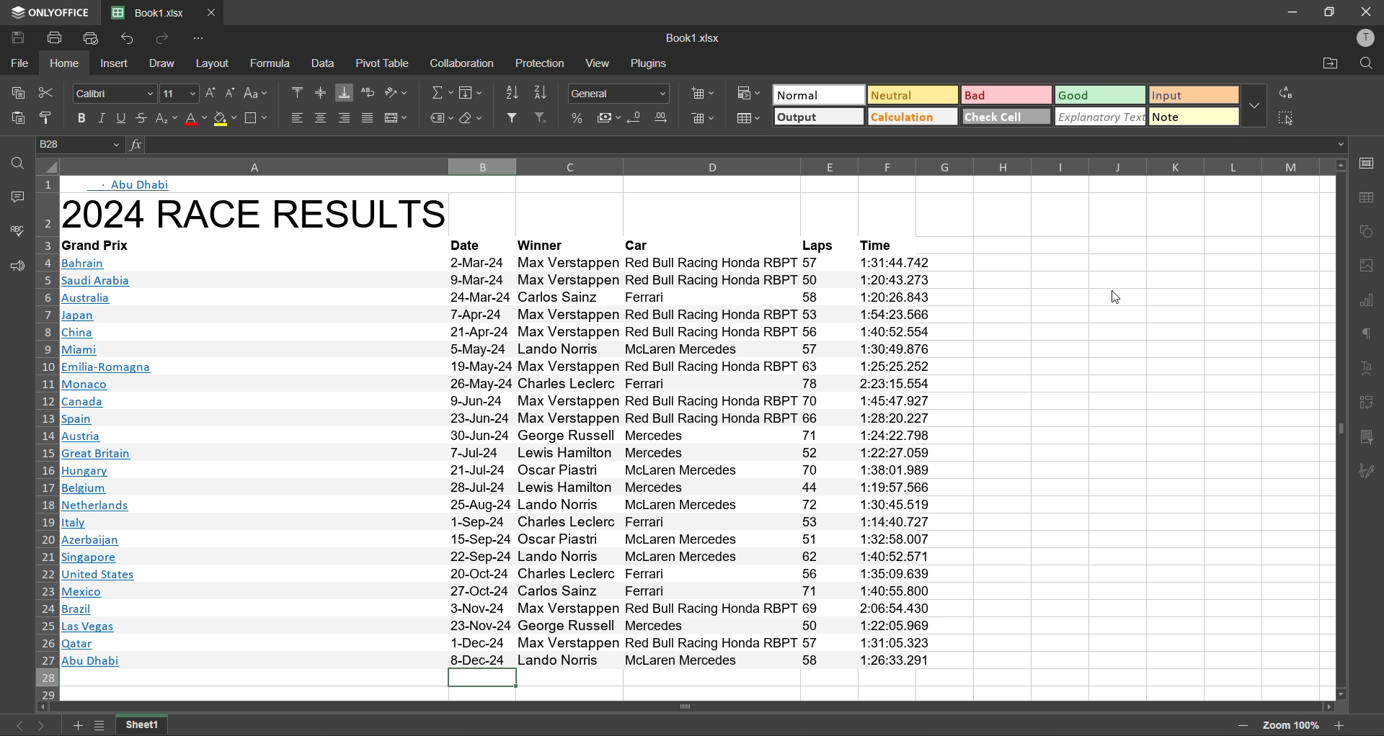  I want to click on orientation, so click(397, 92).